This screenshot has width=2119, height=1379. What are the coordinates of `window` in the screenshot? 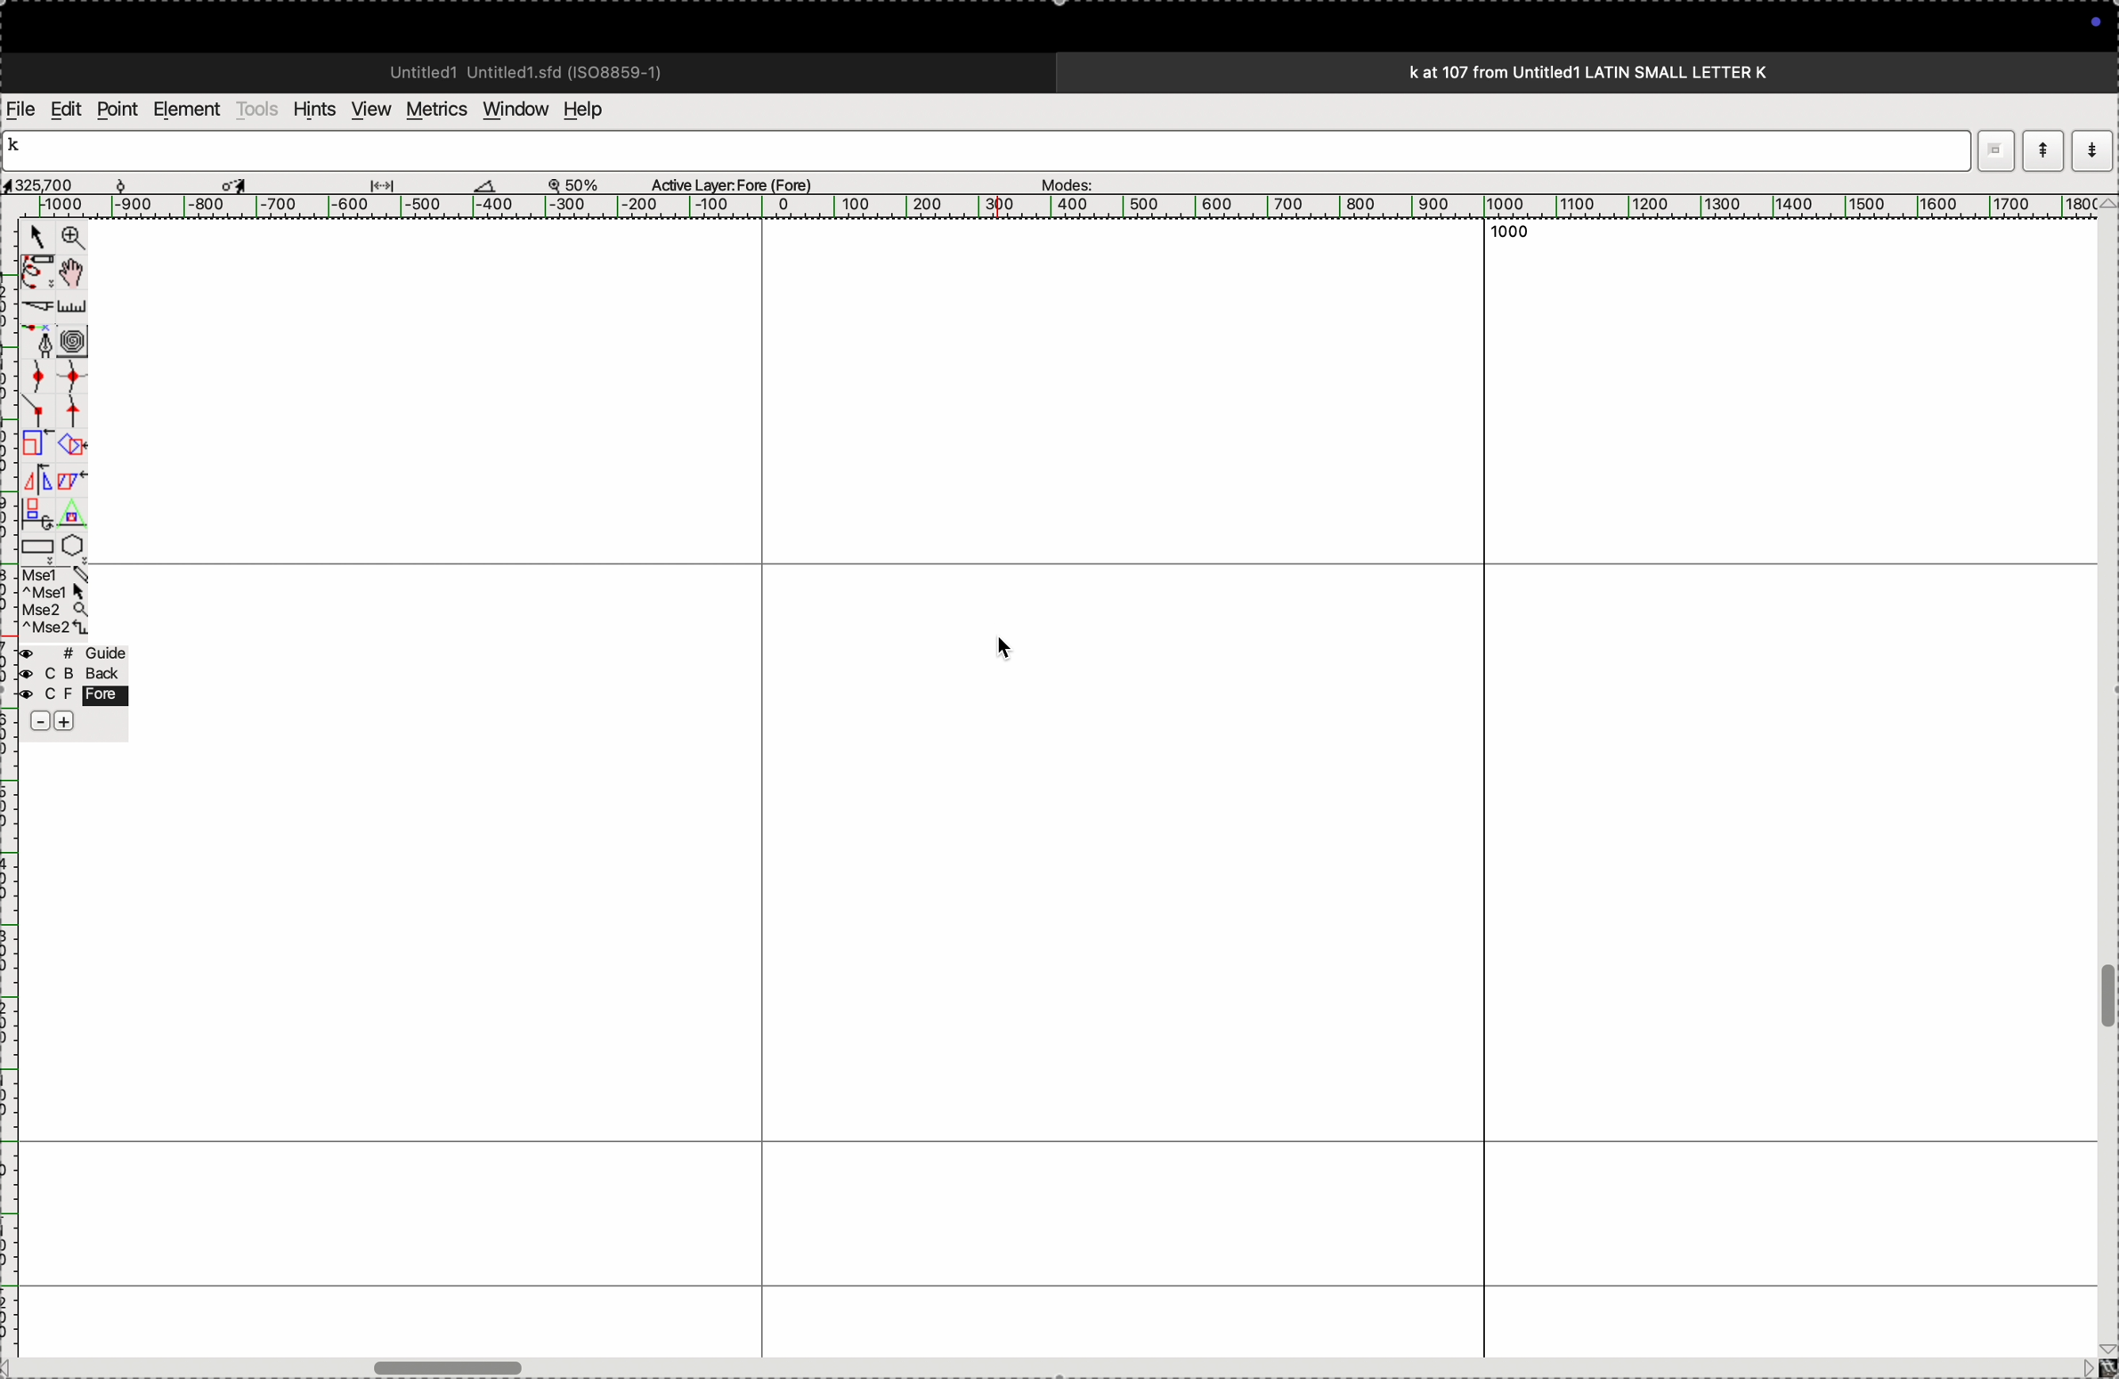 It's located at (512, 108).